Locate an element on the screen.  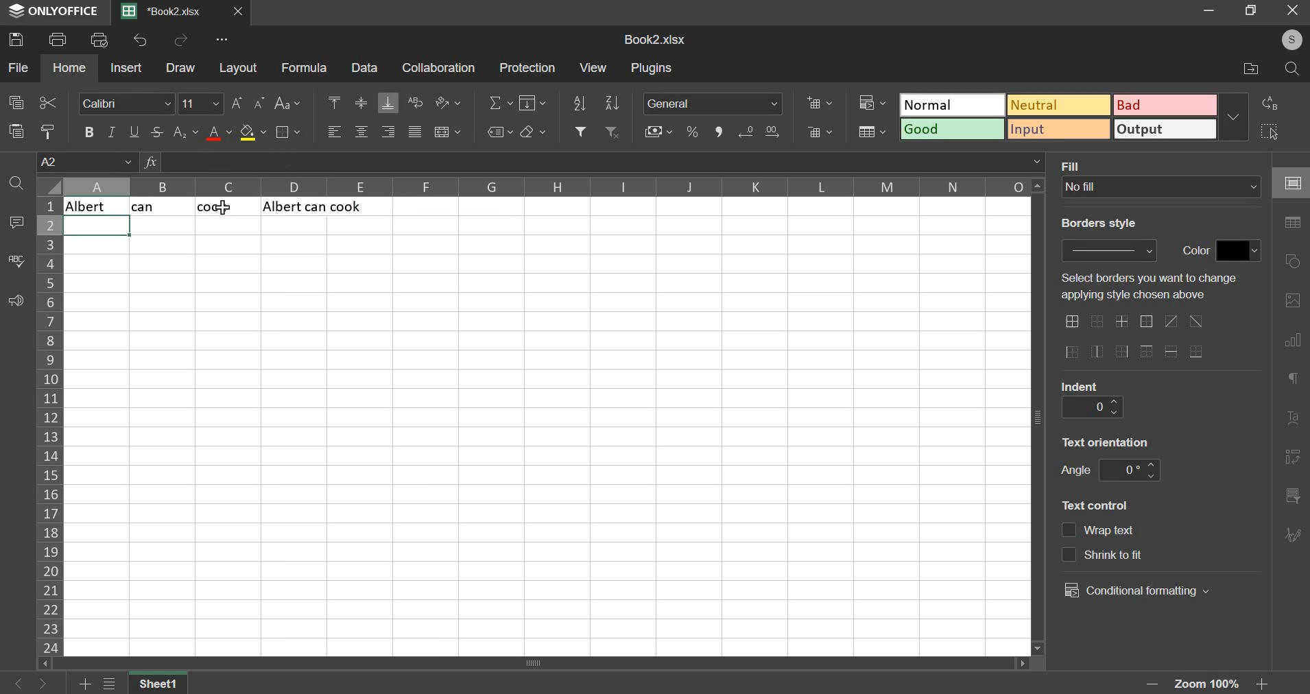
go back is located at coordinates (17, 683).